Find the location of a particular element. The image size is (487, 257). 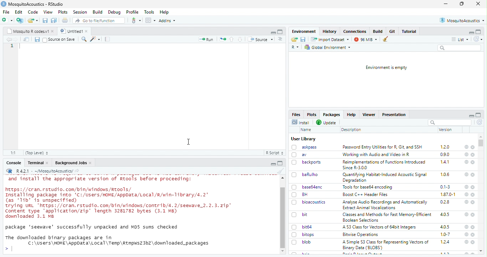

124 is located at coordinates (445, 242).